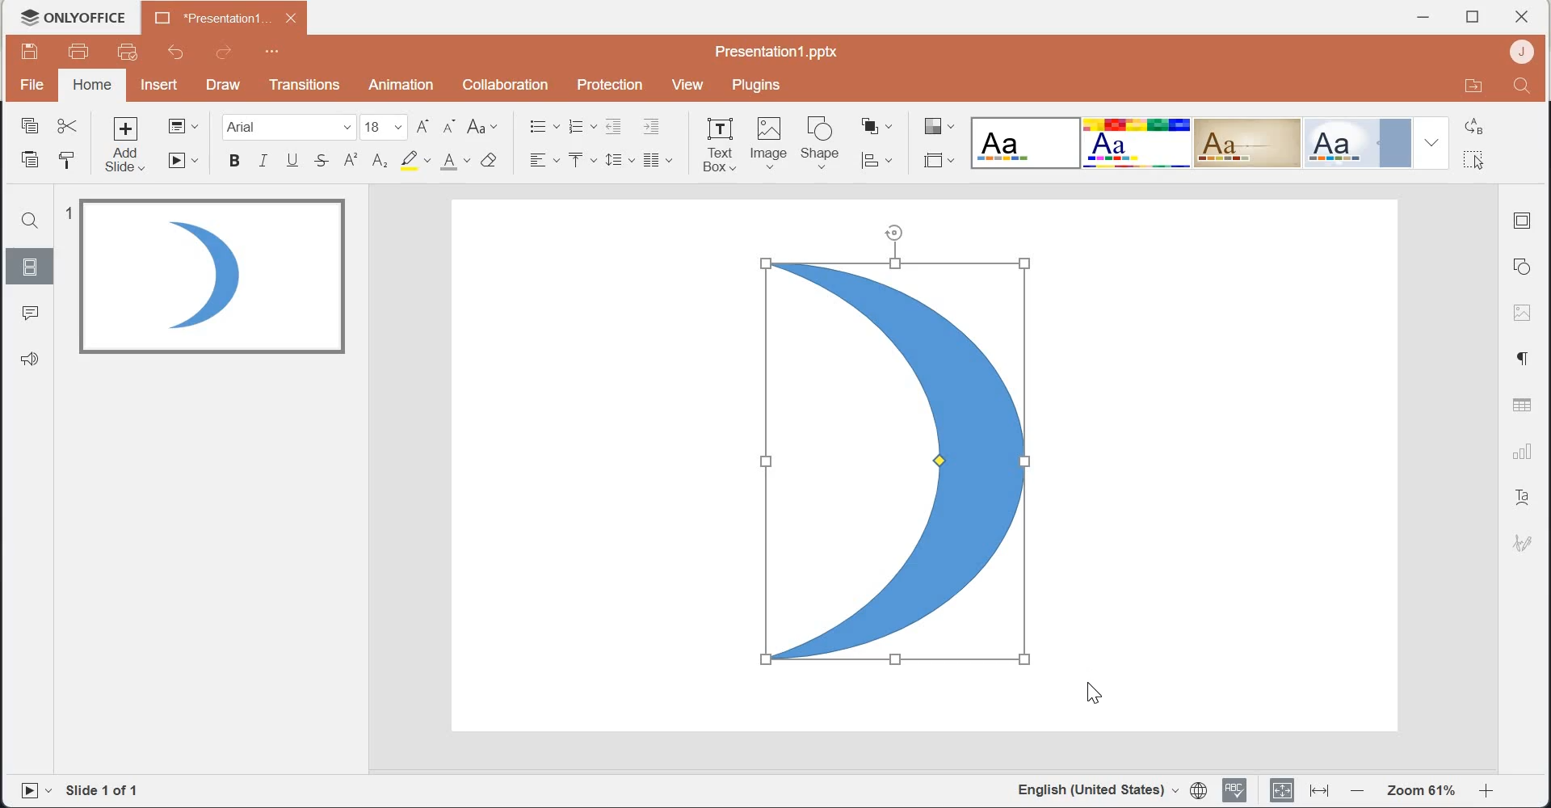 This screenshot has height=808, width=1551. Describe the element at coordinates (27, 311) in the screenshot. I see `Comments` at that location.